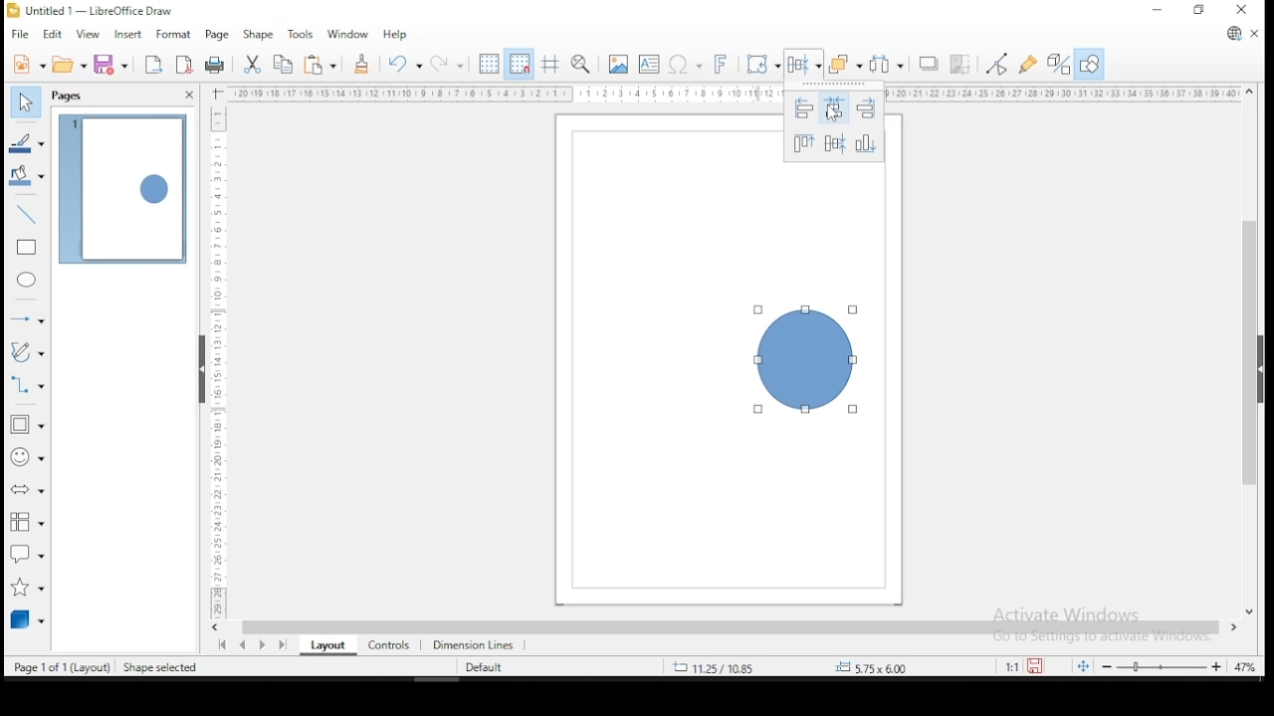  I want to click on transformations, so click(760, 62).